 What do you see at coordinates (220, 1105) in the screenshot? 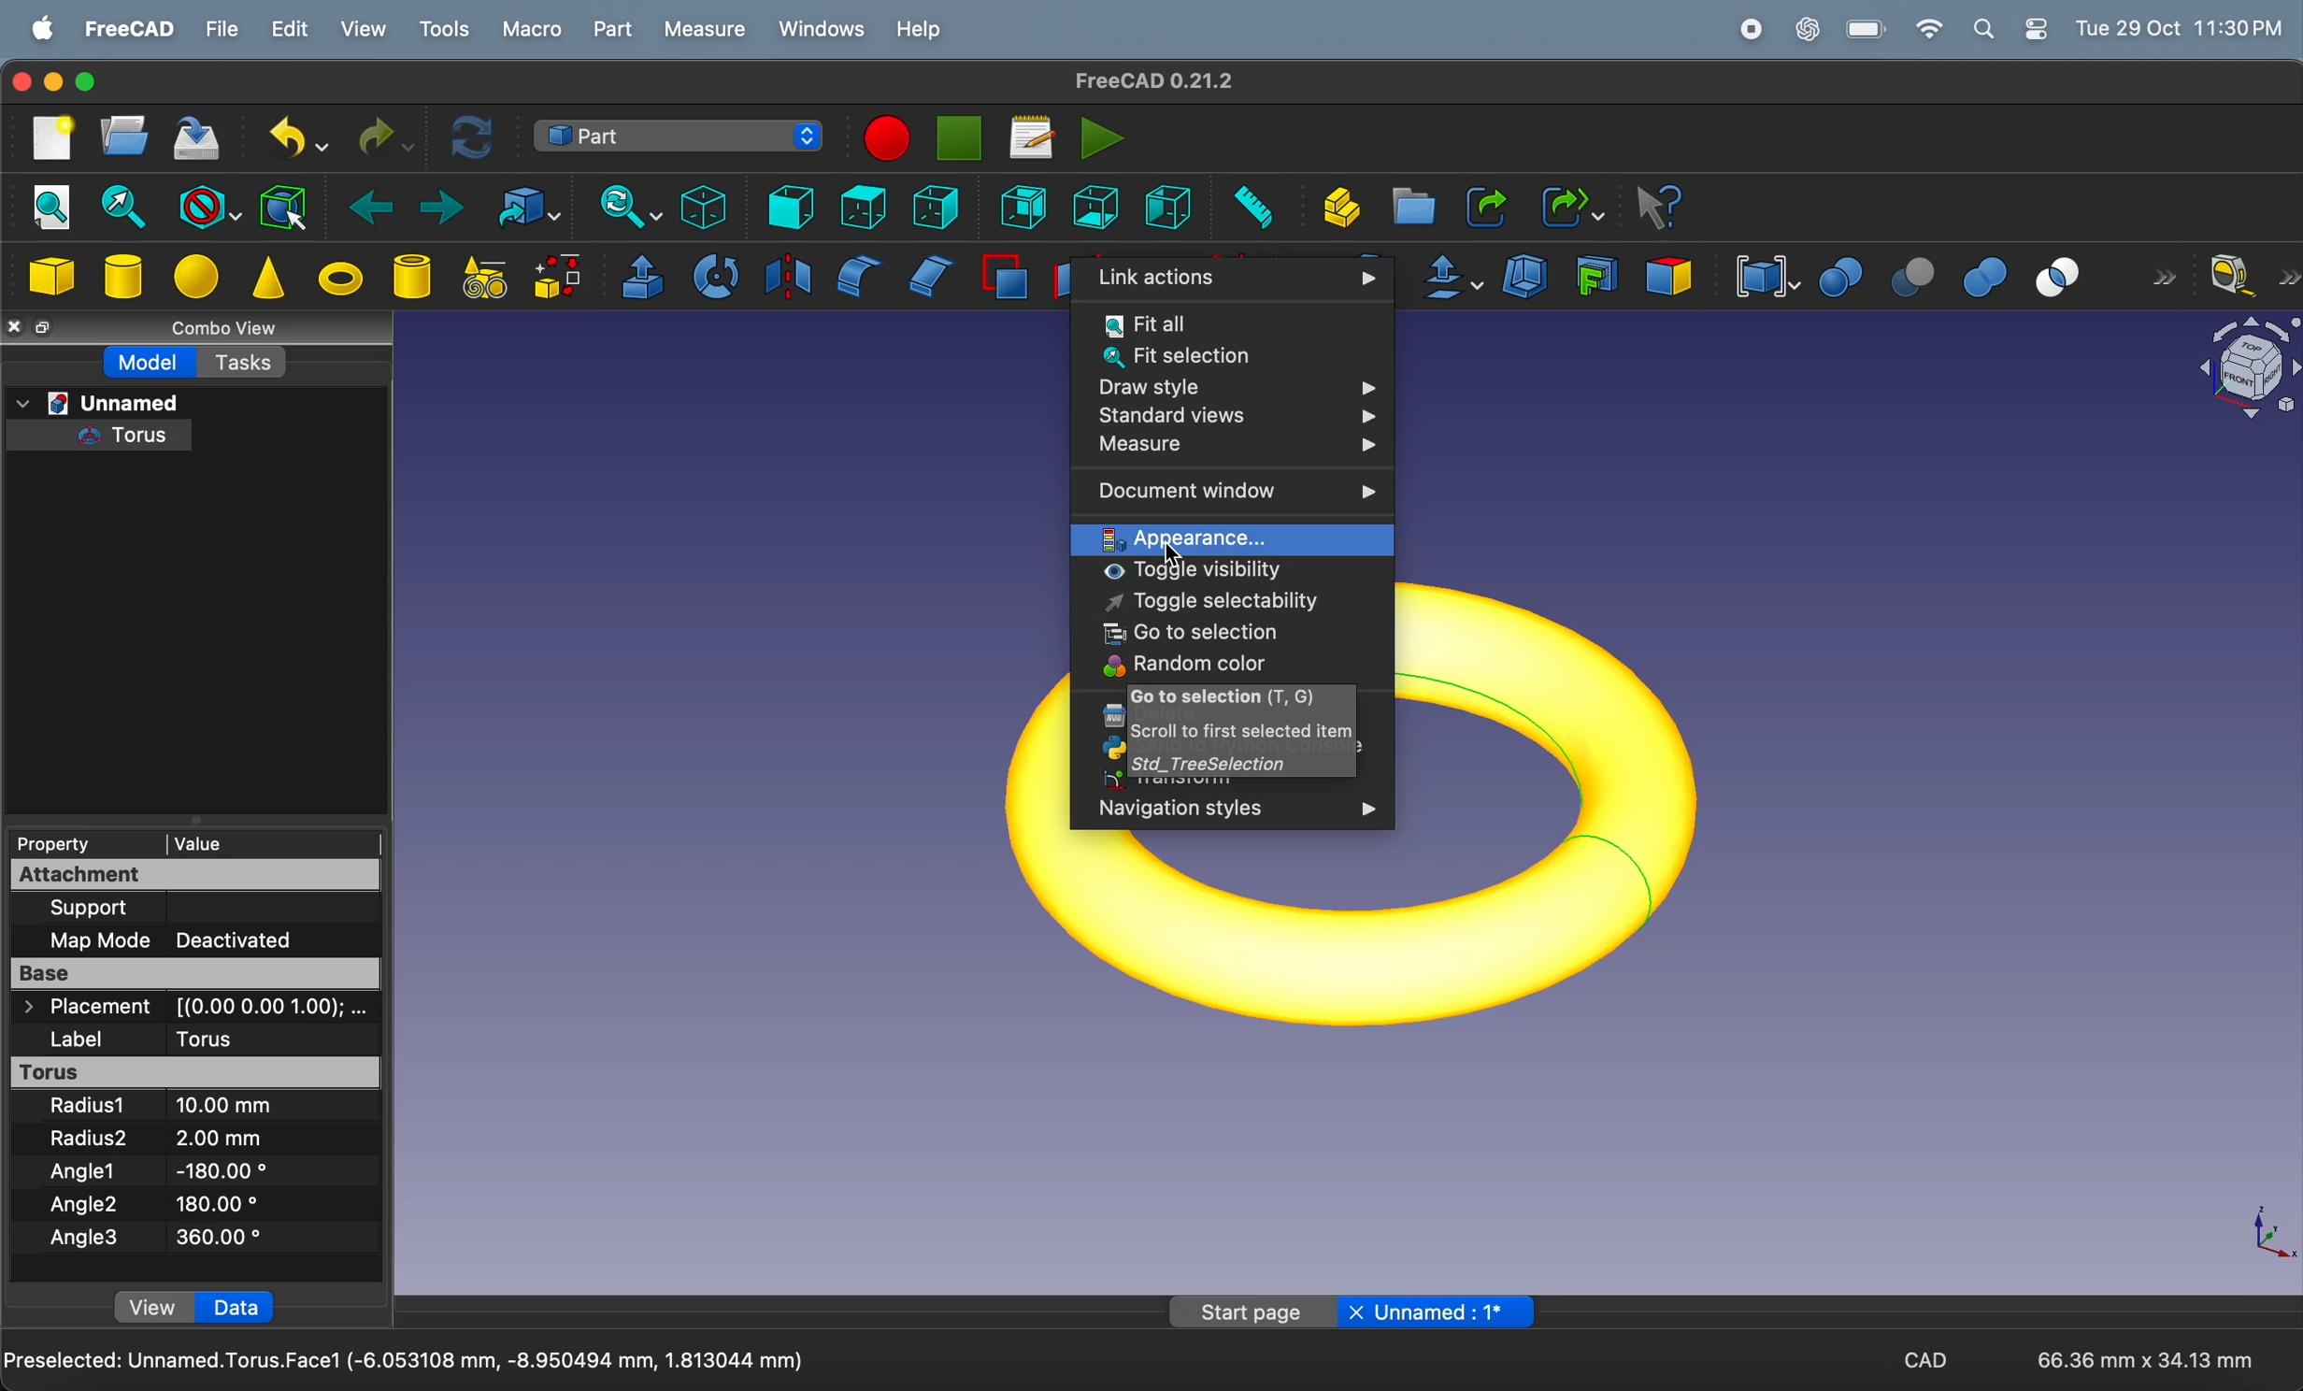
I see `10.00 mm` at bounding box center [220, 1105].